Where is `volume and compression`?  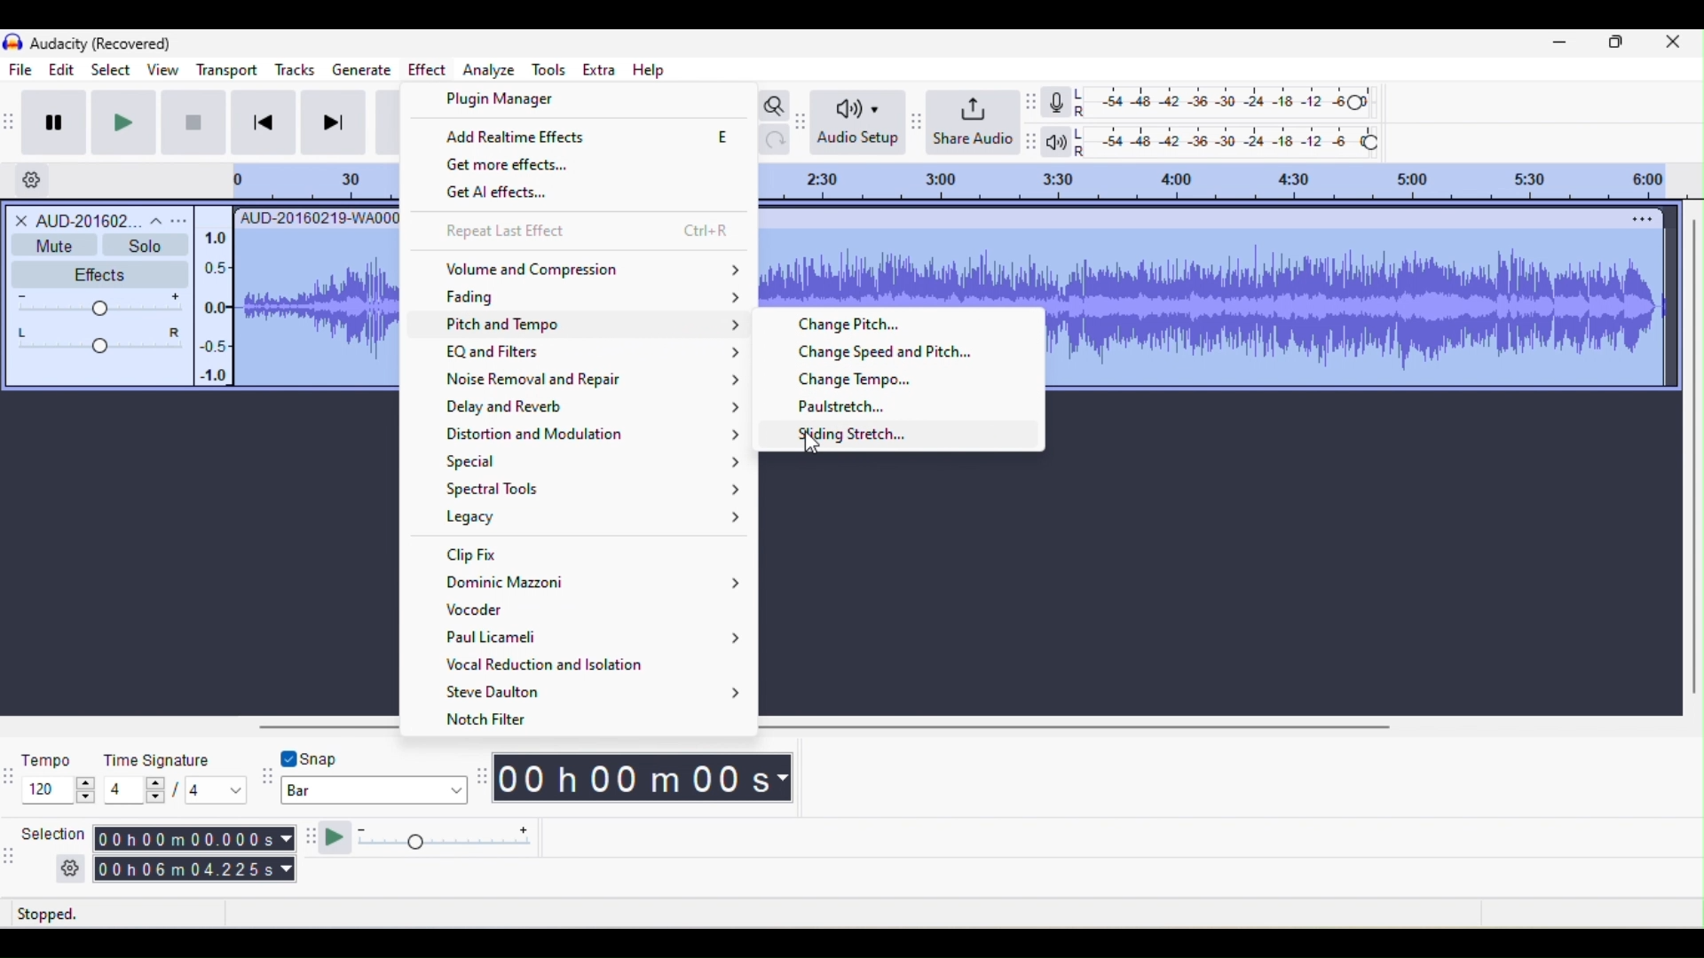 volume and compression is located at coordinates (591, 271).